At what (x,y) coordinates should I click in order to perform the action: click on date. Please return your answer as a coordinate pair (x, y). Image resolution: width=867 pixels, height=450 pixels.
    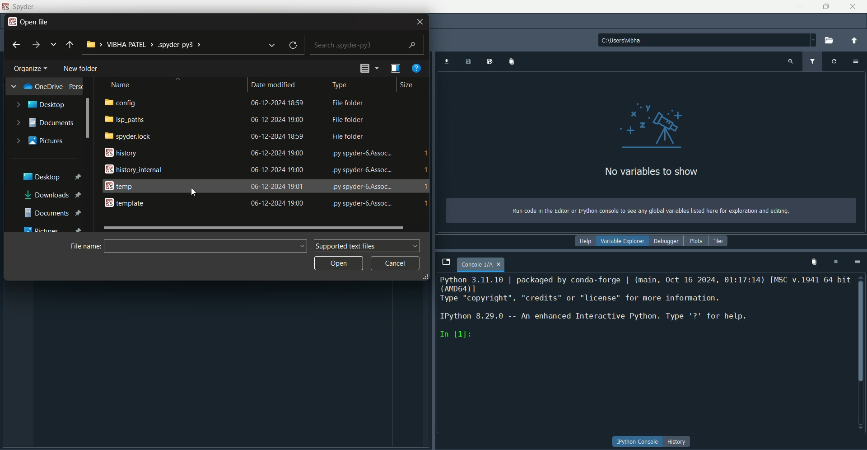
    Looking at the image, I should click on (277, 136).